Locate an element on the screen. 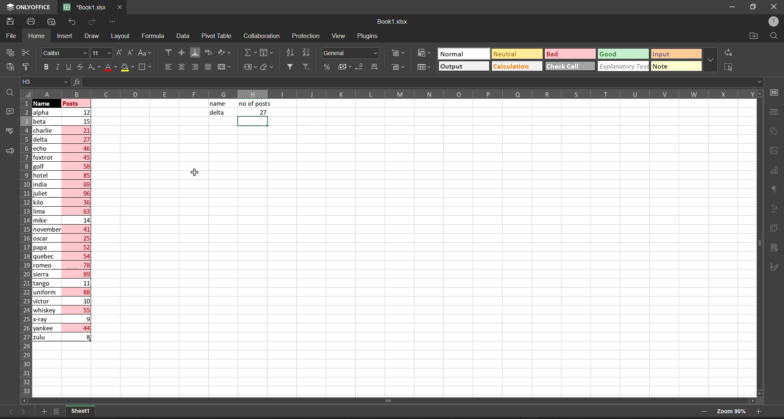 Image resolution: width=784 pixels, height=419 pixels. cursor is located at coordinates (194, 170).